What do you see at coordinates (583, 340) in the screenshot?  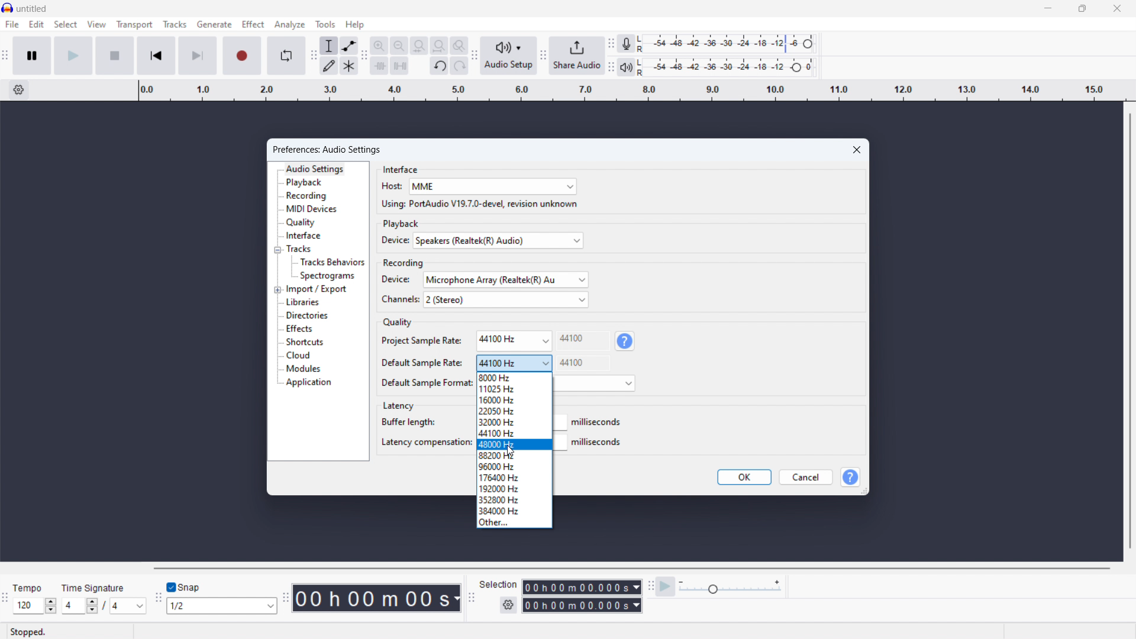 I see `44100` at bounding box center [583, 340].